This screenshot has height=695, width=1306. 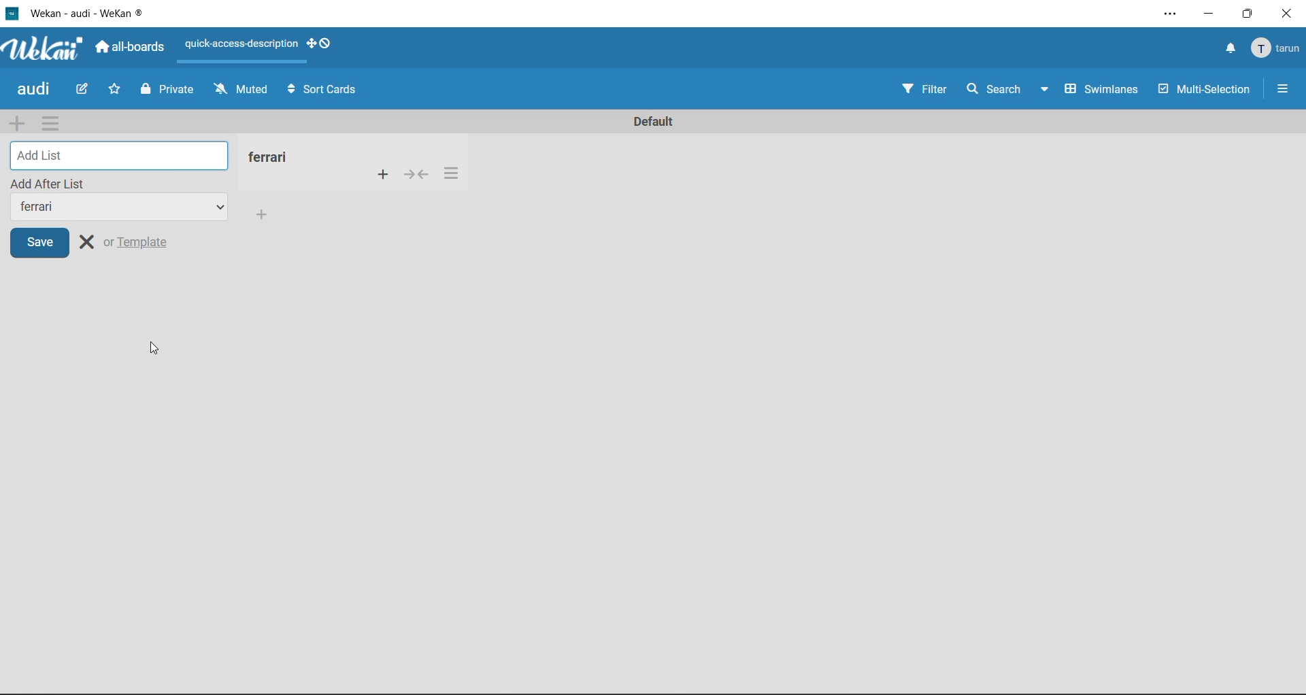 I want to click on minimize, so click(x=1208, y=14).